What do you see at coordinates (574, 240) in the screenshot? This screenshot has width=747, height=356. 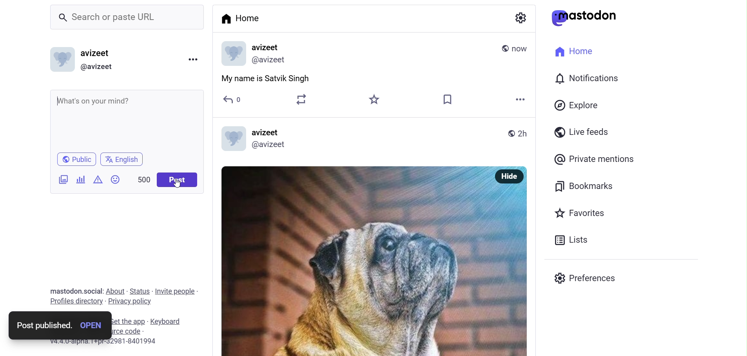 I see `Lists` at bounding box center [574, 240].